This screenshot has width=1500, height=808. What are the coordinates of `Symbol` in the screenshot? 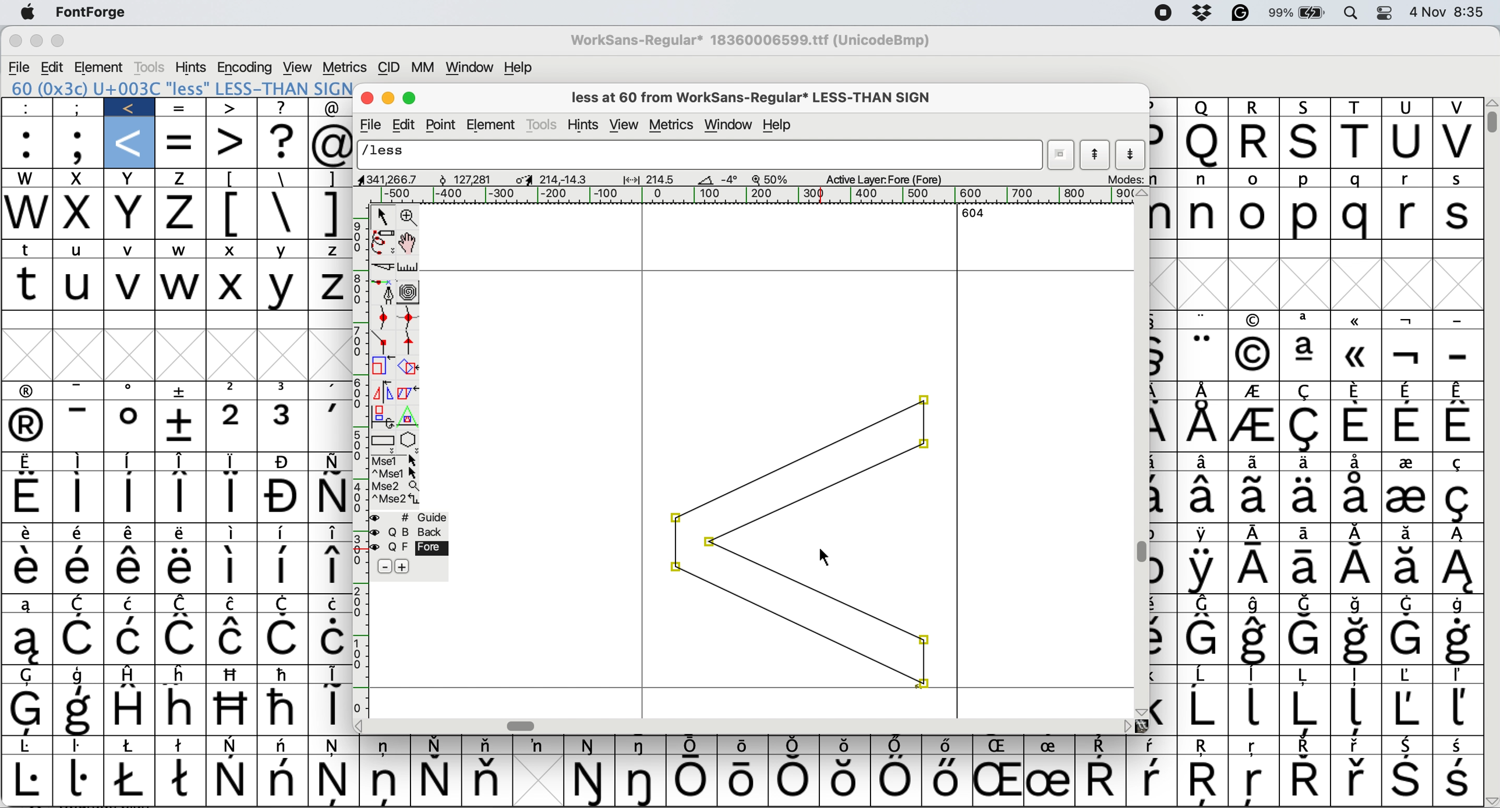 It's located at (327, 602).